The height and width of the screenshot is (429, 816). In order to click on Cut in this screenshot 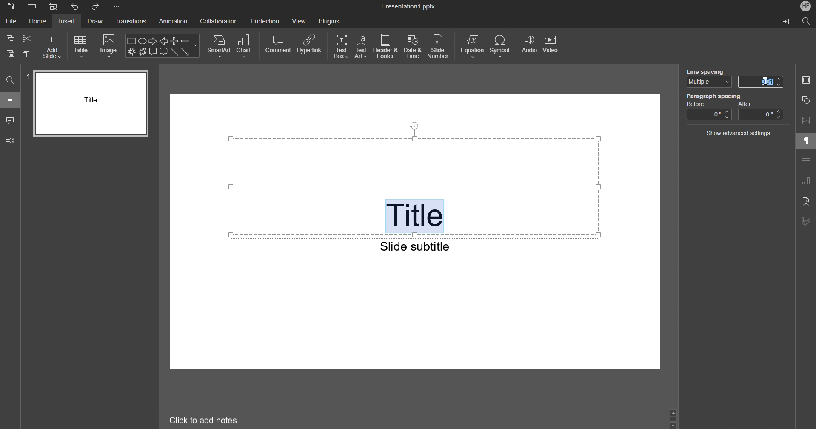, I will do `click(28, 38)`.